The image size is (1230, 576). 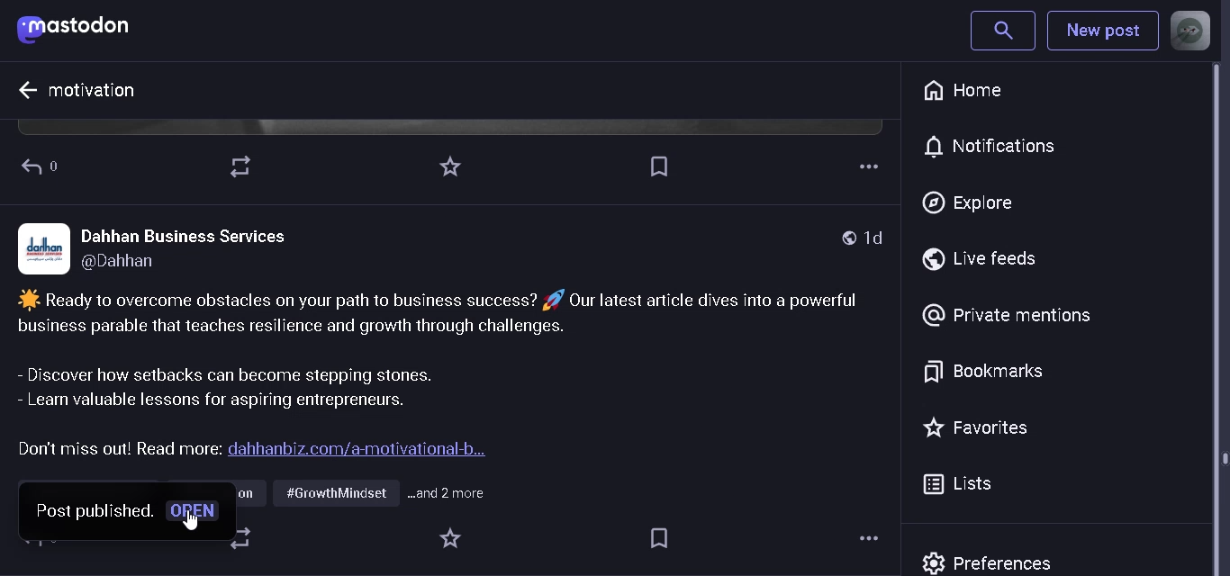 I want to click on prefrences, so click(x=994, y=560).